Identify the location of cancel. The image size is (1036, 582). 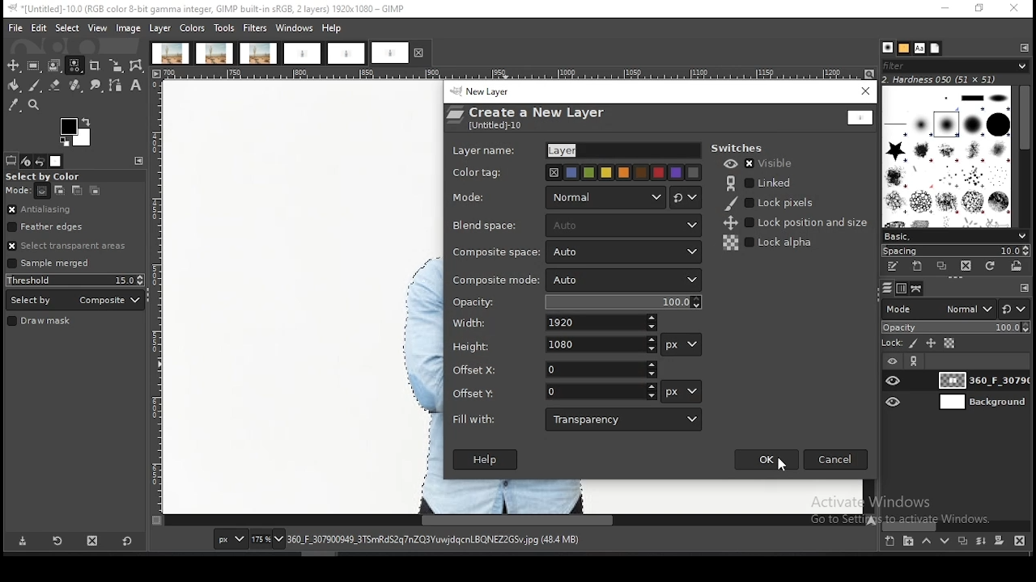
(835, 458).